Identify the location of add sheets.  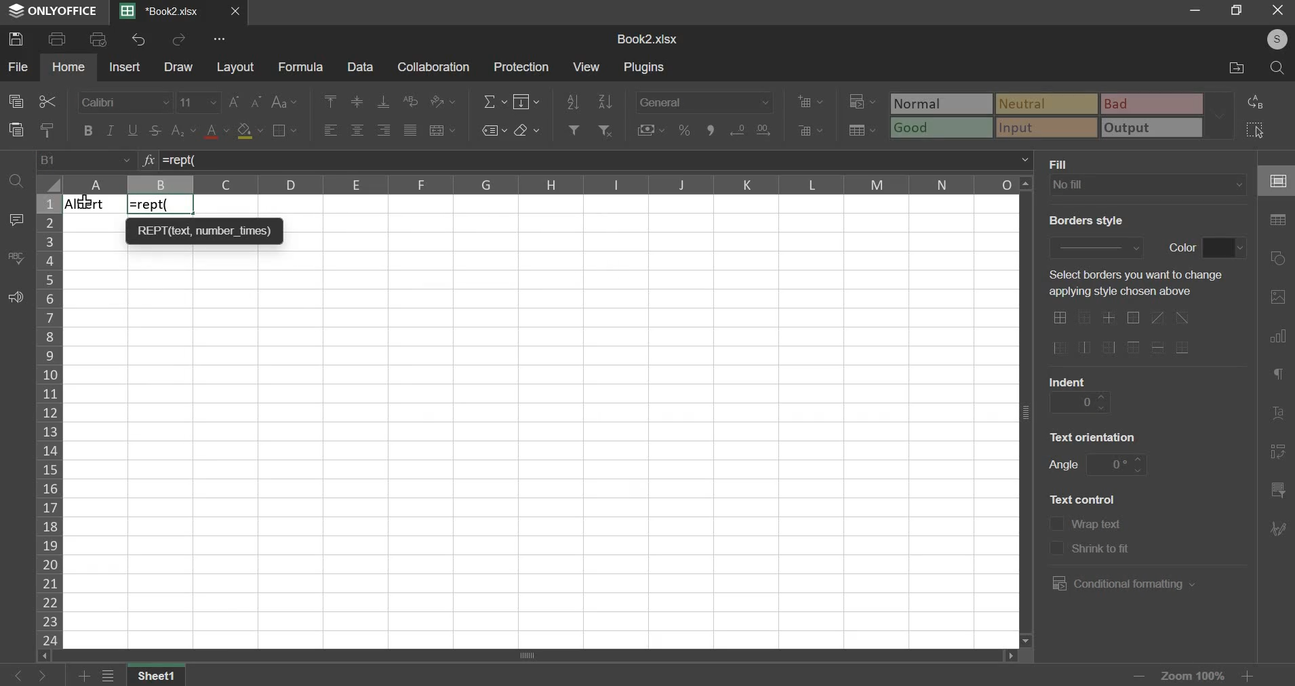
(80, 677).